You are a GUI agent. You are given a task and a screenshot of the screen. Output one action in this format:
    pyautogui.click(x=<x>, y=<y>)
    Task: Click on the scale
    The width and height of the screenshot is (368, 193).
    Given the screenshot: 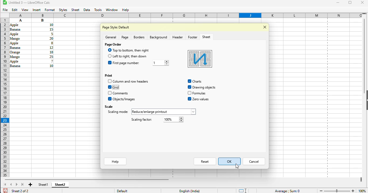 What is the action you would take?
    pyautogui.click(x=109, y=106)
    